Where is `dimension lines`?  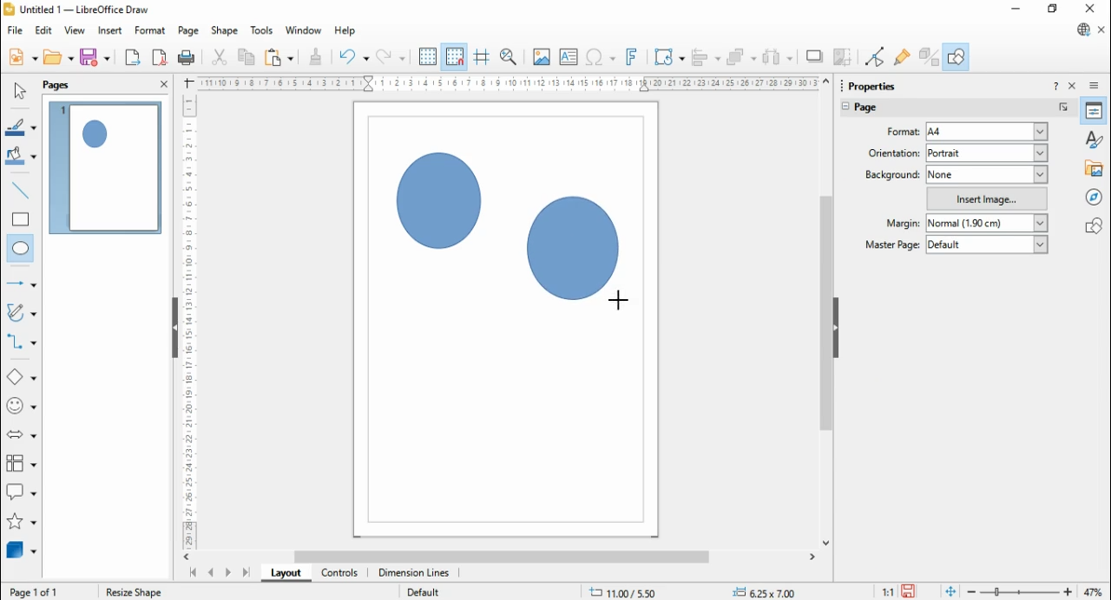
dimension lines is located at coordinates (415, 573).